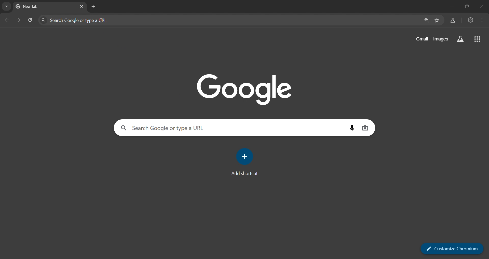 This screenshot has height=259, width=489. Describe the element at coordinates (453, 249) in the screenshot. I see `customize chromium` at that location.